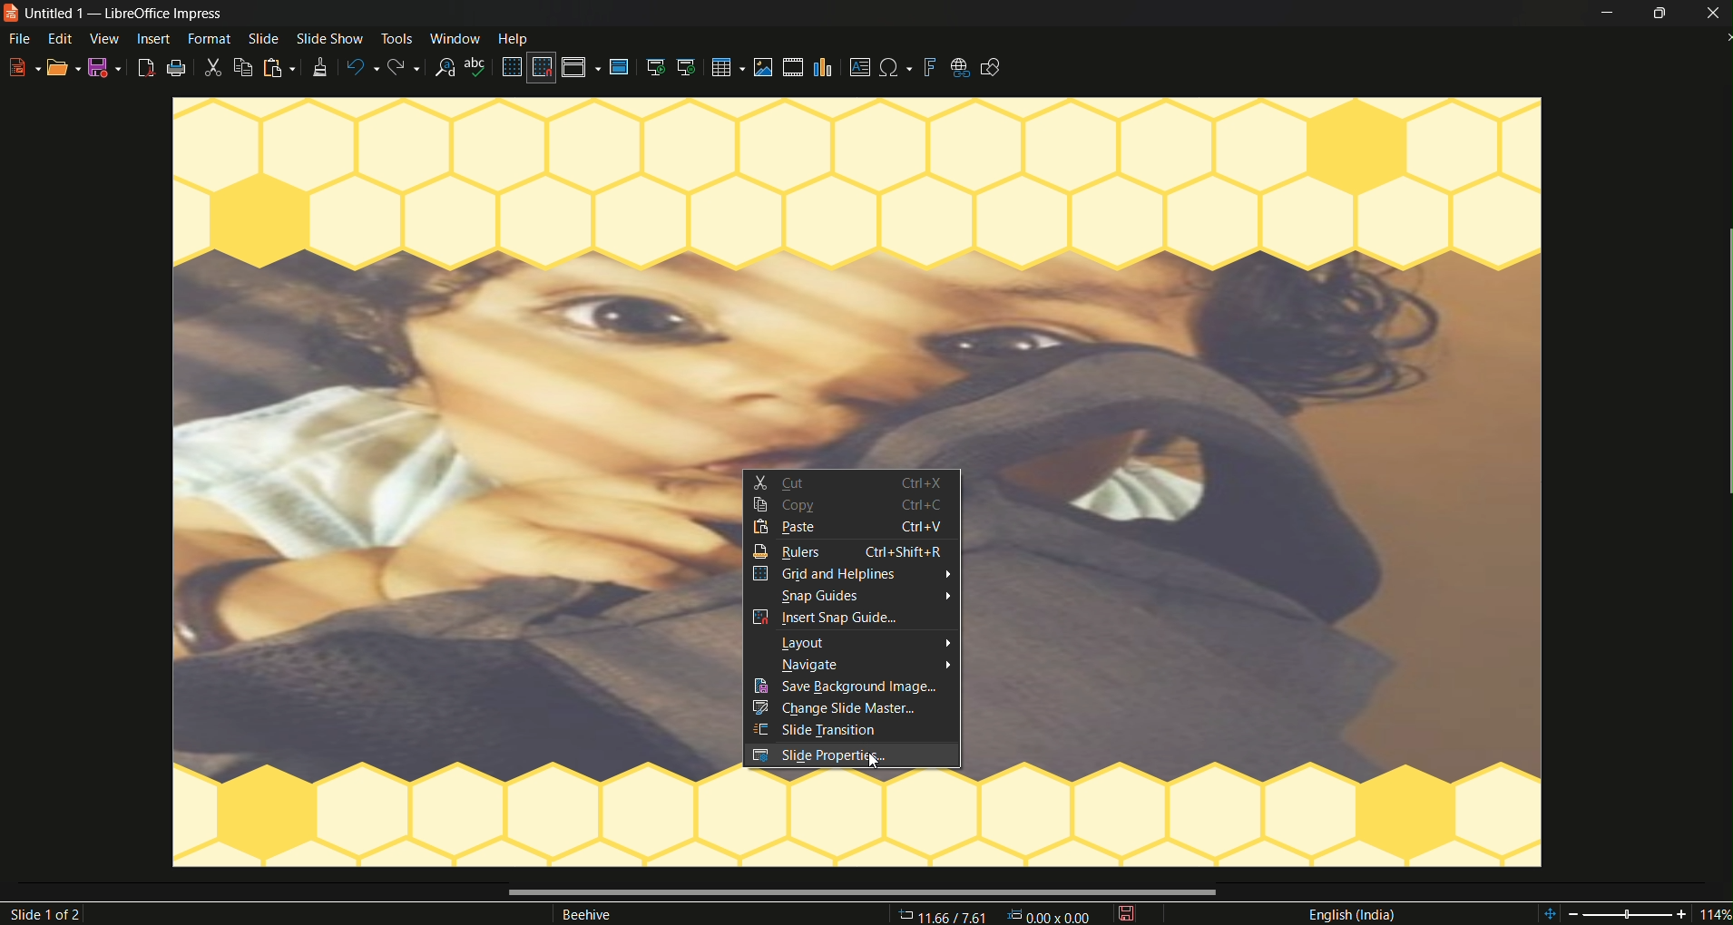 This screenshot has height=925, width=1733. What do you see at coordinates (456, 38) in the screenshot?
I see `window` at bounding box center [456, 38].